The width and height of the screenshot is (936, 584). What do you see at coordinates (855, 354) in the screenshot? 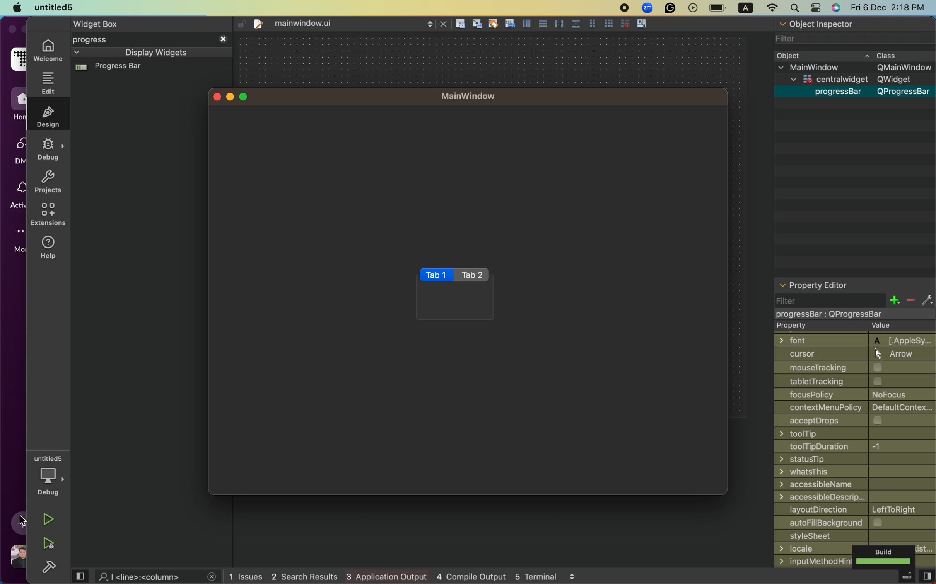
I see `cursor` at bounding box center [855, 354].